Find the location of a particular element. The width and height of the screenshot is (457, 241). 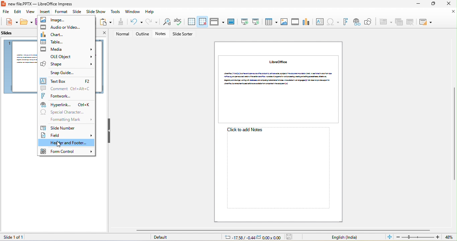

delete slide is located at coordinates (410, 22).